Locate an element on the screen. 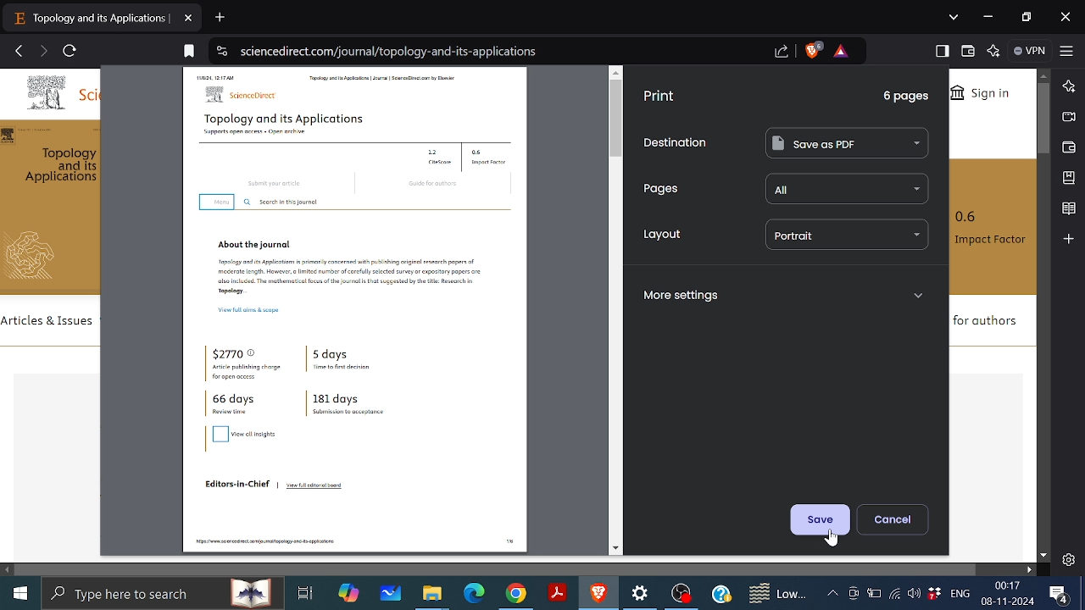 The height and width of the screenshot is (610, 1085). Weather notifications is located at coordinates (775, 594).